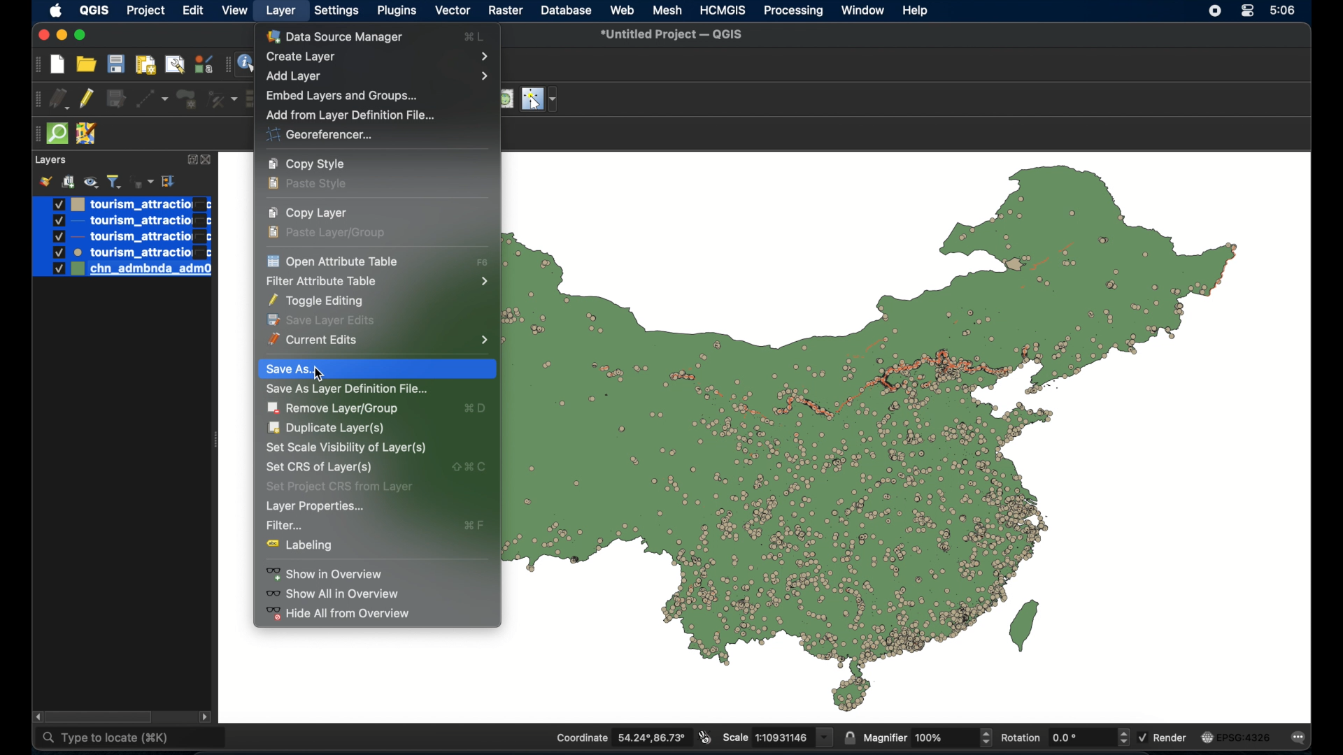 This screenshot has height=755, width=1343. What do you see at coordinates (122, 204) in the screenshot?
I see `layer1` at bounding box center [122, 204].